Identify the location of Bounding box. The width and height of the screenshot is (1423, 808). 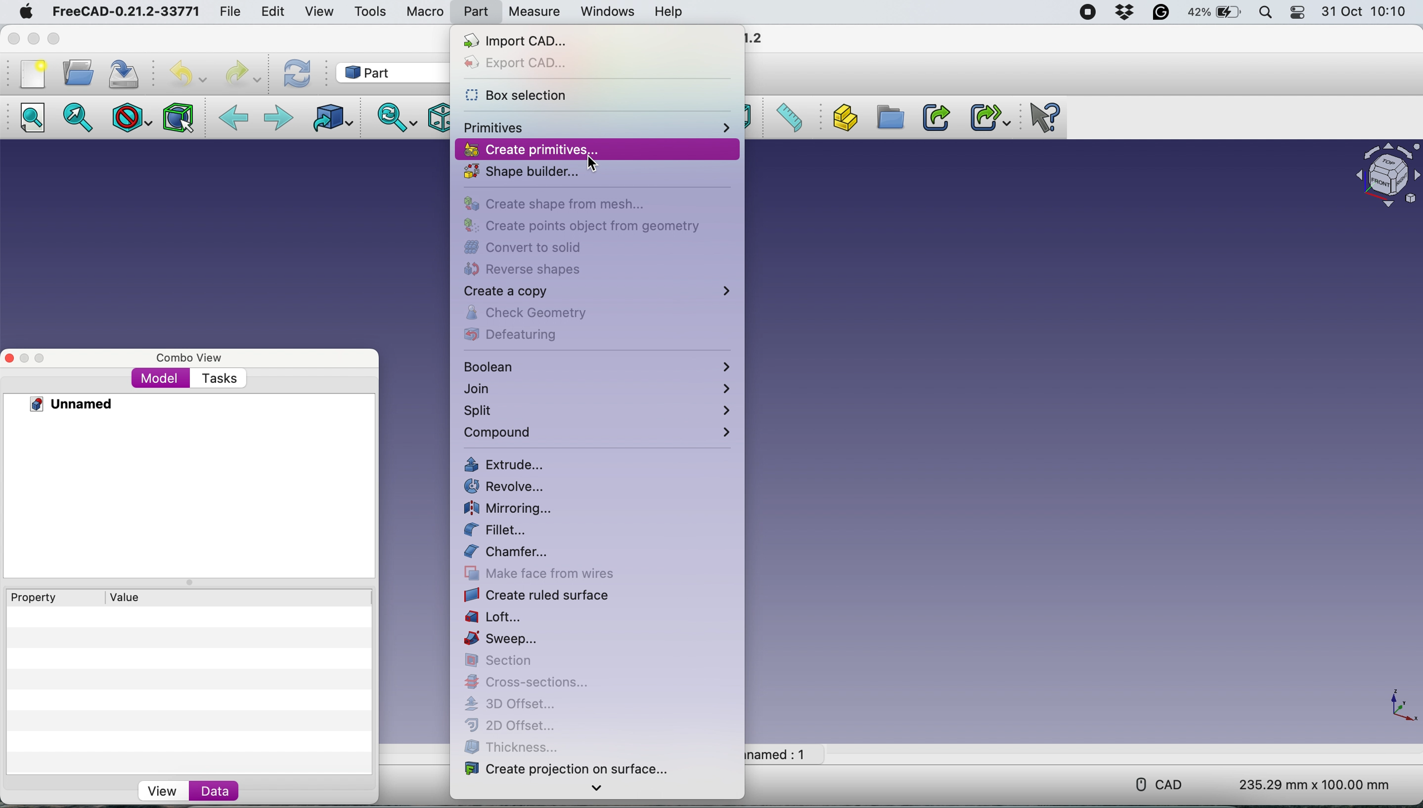
(178, 118).